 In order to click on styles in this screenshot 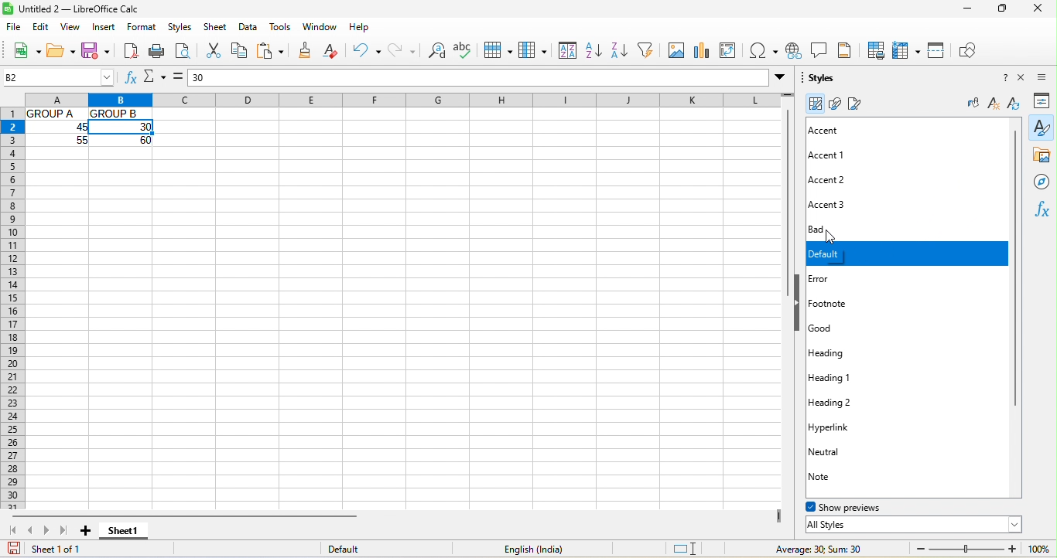, I will do `click(179, 29)`.